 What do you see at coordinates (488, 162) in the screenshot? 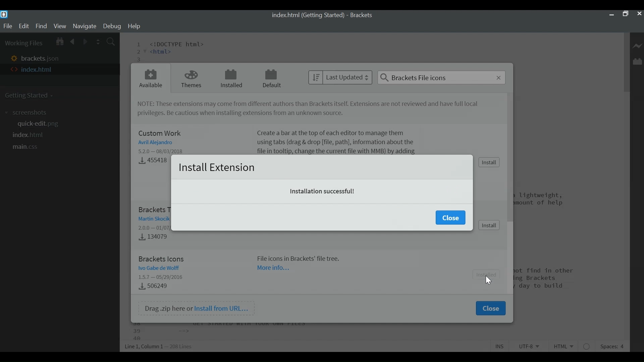
I see `Install` at bounding box center [488, 162].